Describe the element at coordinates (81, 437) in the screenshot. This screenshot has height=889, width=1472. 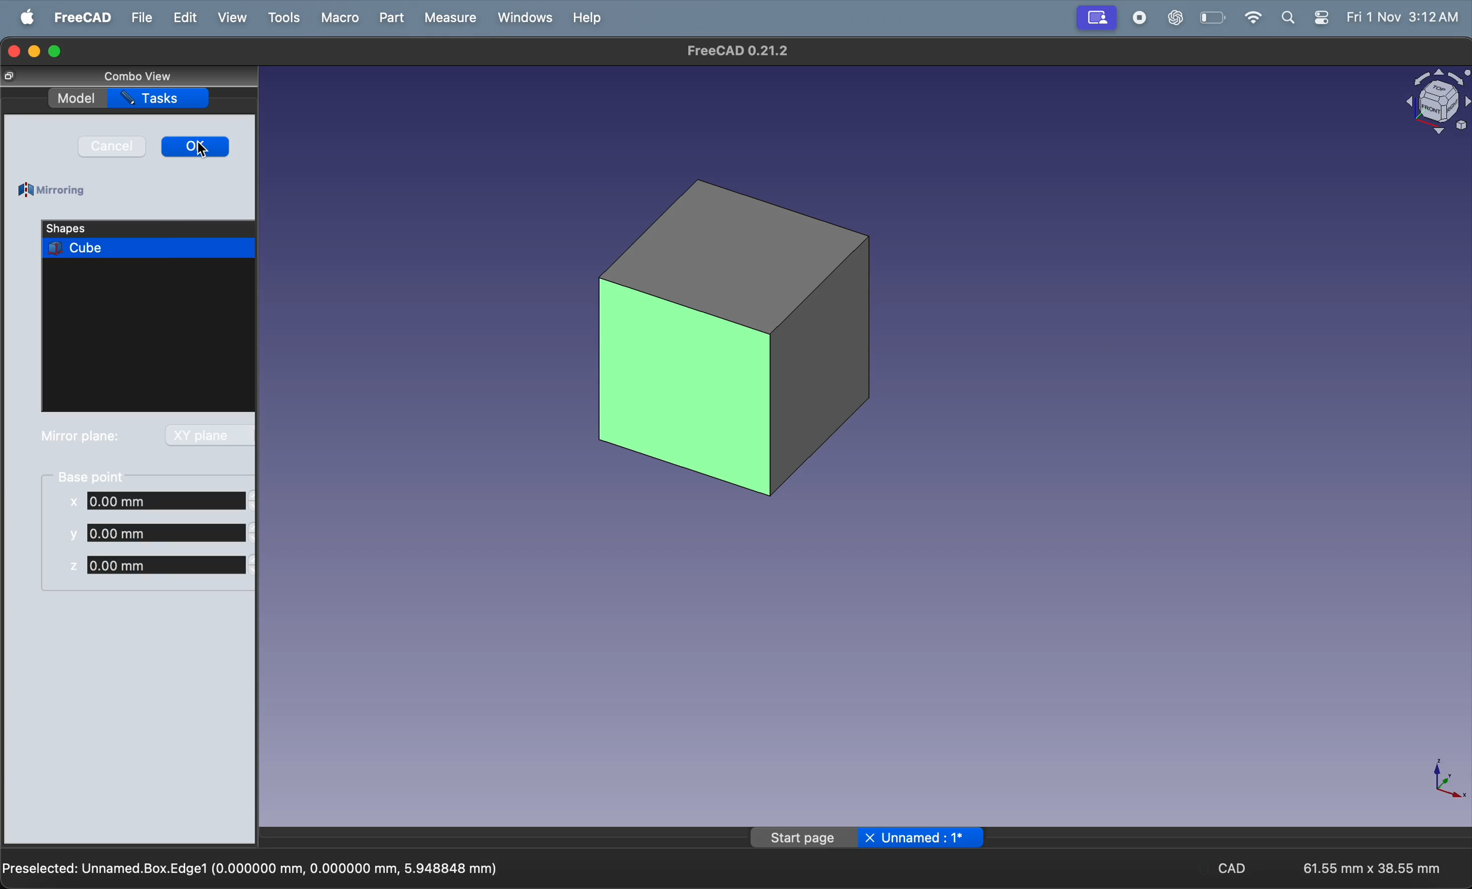
I see `mirror plane` at that location.